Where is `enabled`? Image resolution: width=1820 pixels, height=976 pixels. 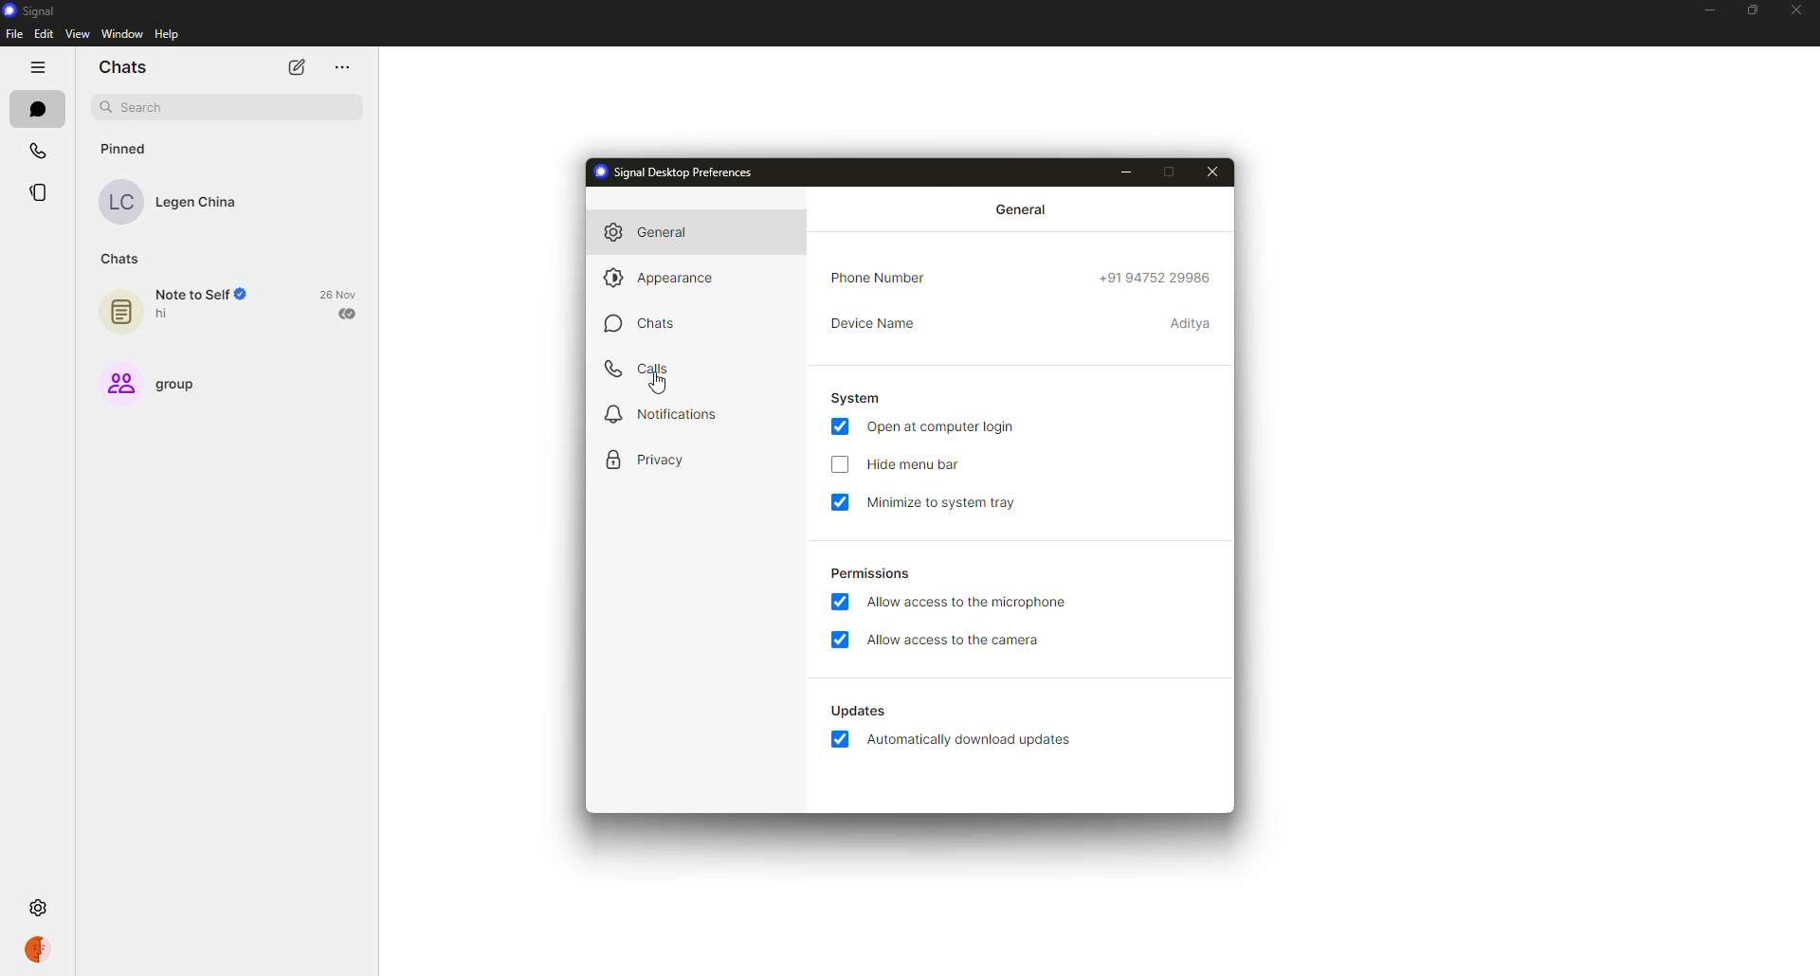
enabled is located at coordinates (842, 502).